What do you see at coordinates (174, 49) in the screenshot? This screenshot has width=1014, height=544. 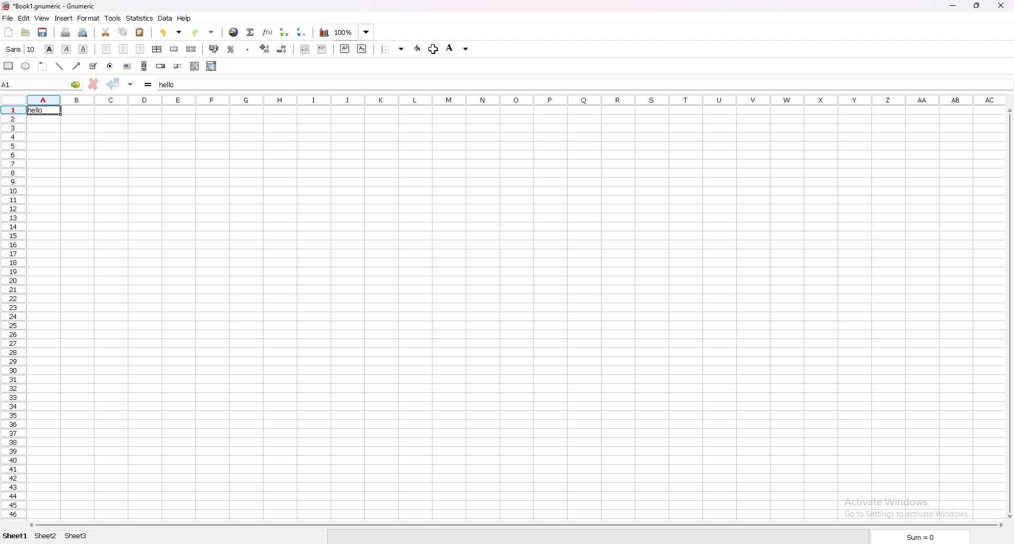 I see `merge cells` at bounding box center [174, 49].